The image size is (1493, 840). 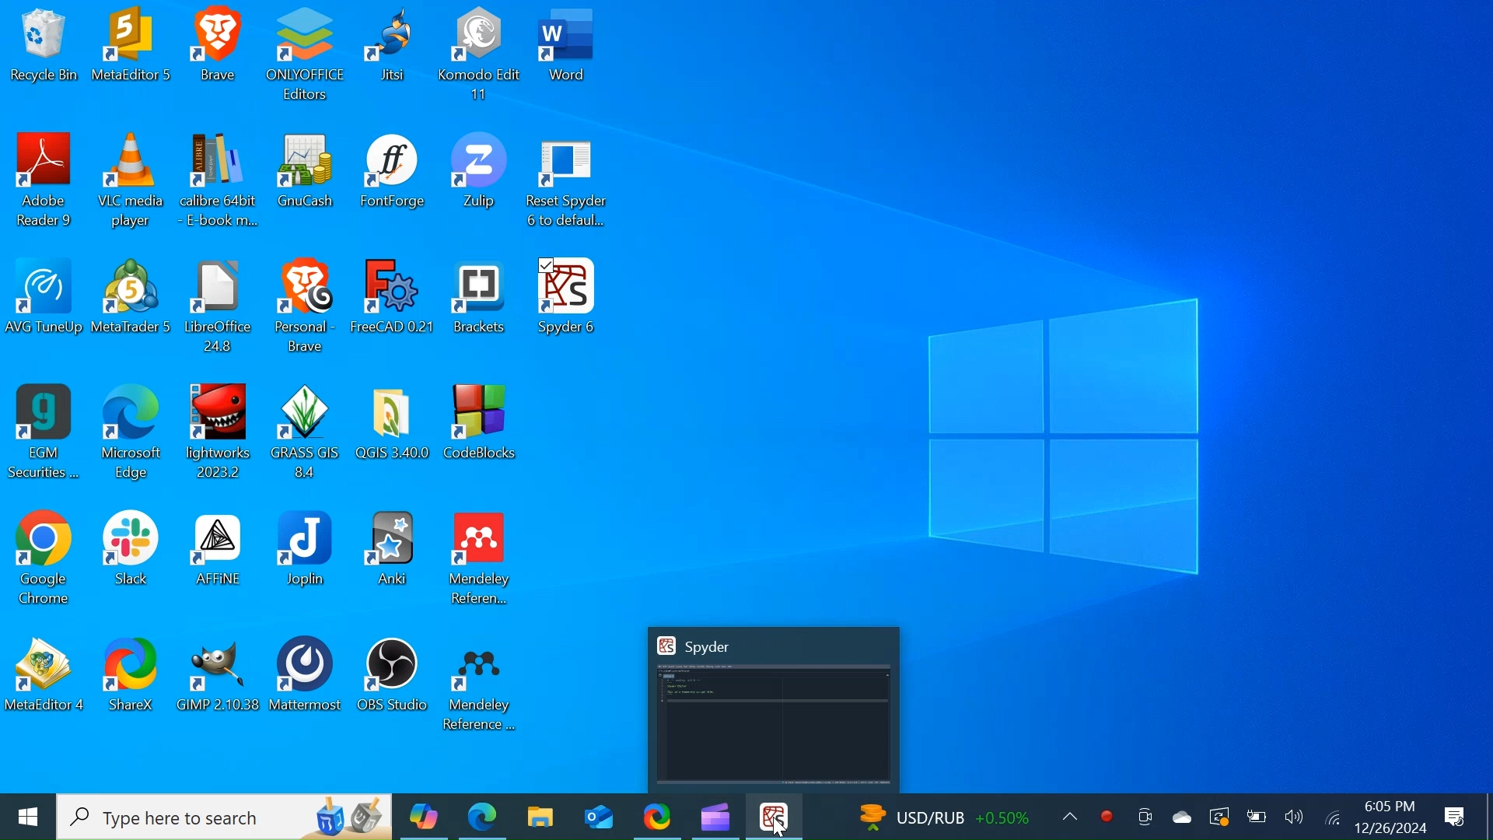 What do you see at coordinates (397, 437) in the screenshot?
I see `Folder` at bounding box center [397, 437].